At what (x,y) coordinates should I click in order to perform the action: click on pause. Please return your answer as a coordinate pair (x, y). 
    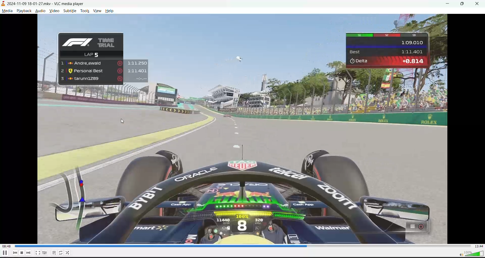
    Looking at the image, I should click on (4, 253).